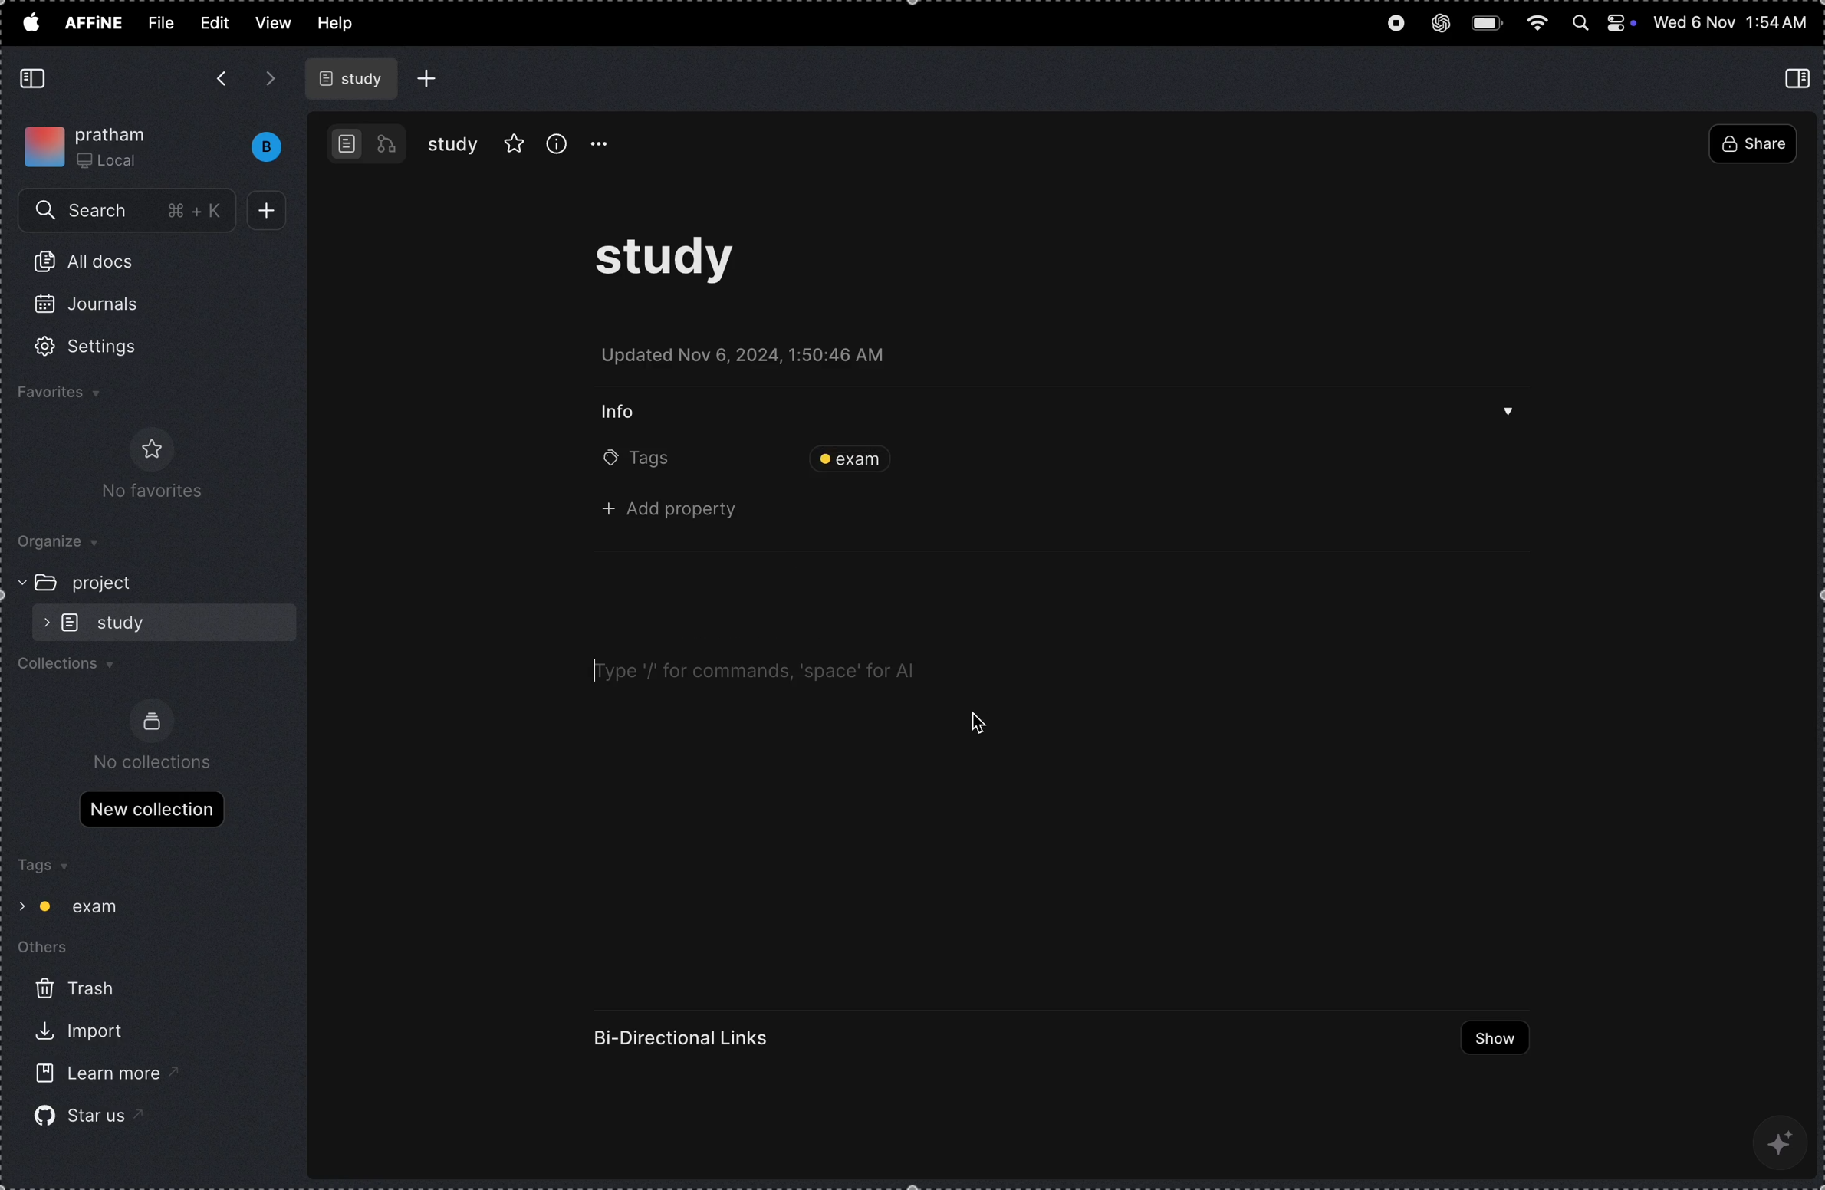  I want to click on journals, so click(97, 311).